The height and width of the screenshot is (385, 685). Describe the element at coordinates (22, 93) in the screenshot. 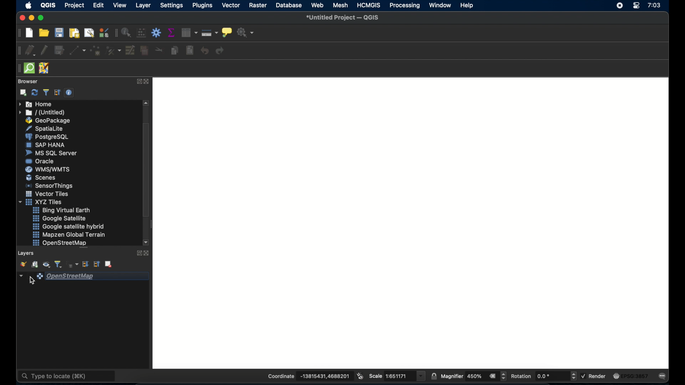

I see `add. selected layer` at that location.